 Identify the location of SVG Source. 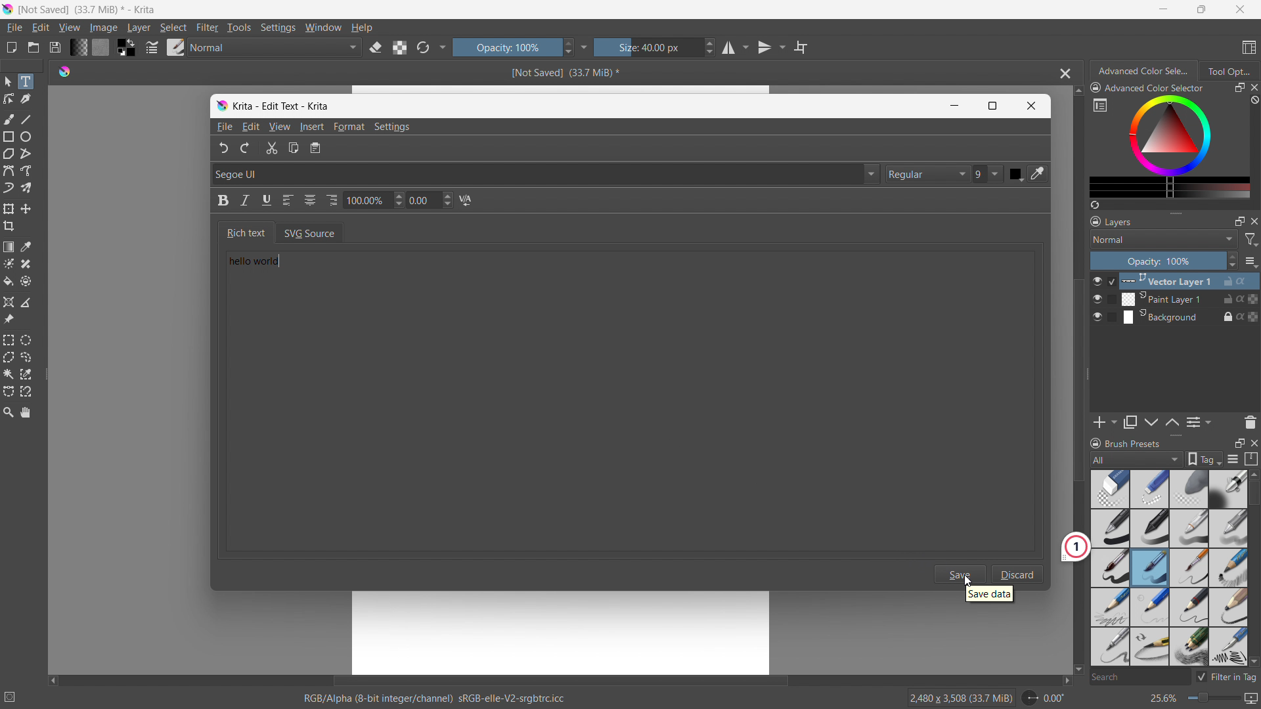
(319, 232).